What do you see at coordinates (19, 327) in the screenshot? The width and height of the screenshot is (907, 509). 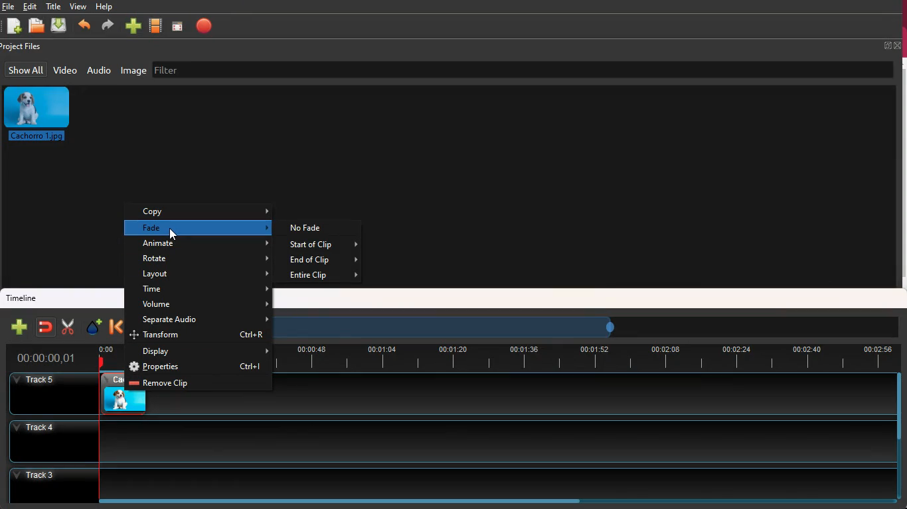 I see `new` at bounding box center [19, 327].